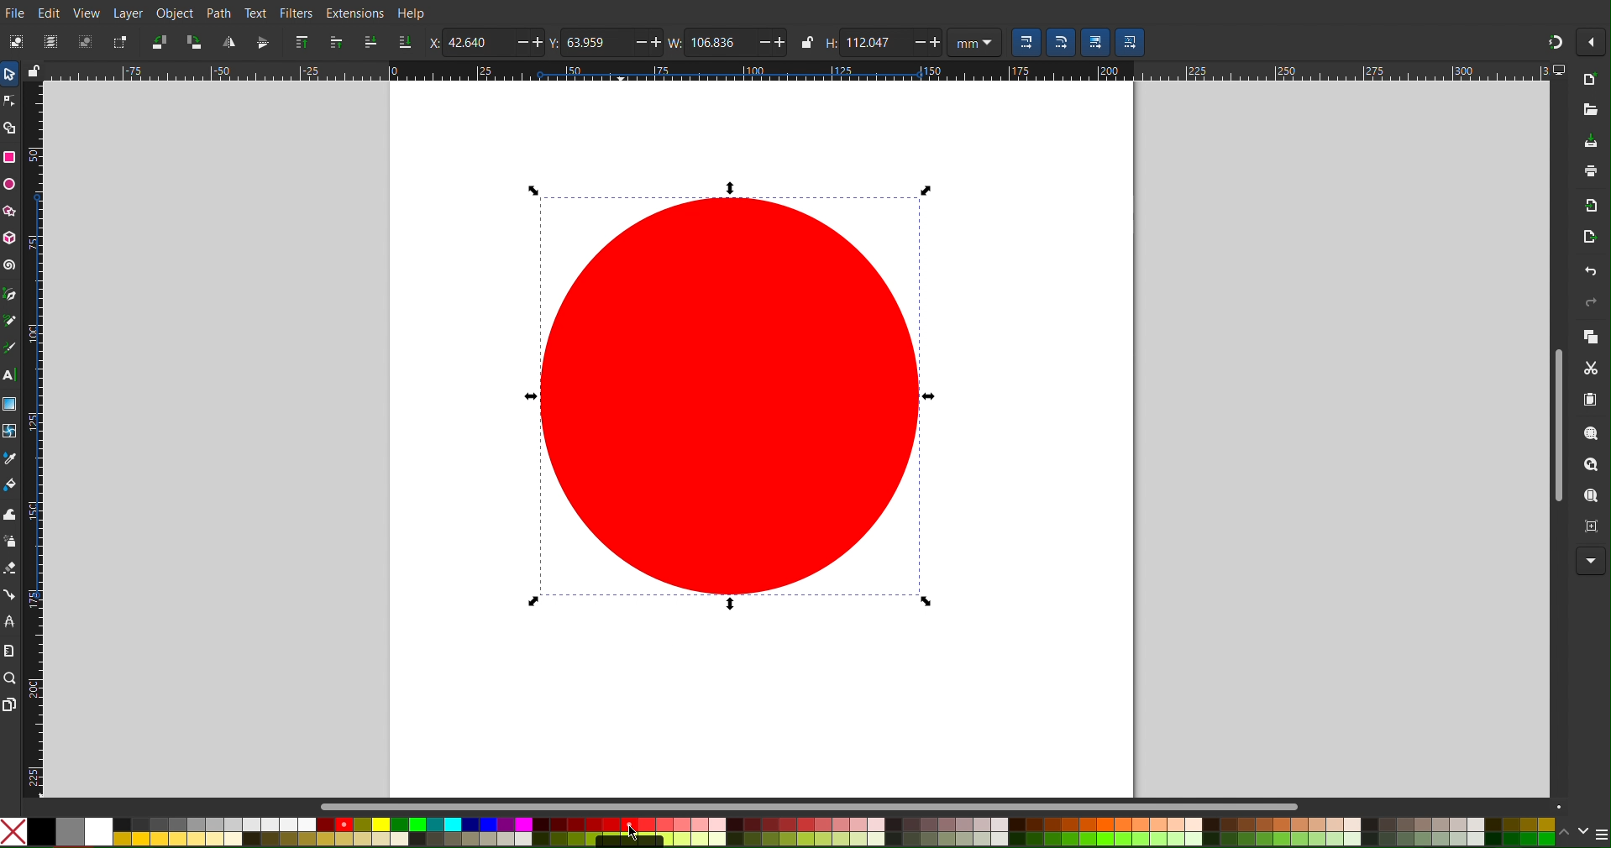  What do you see at coordinates (1591, 336) in the screenshot?
I see `Copy` at bounding box center [1591, 336].